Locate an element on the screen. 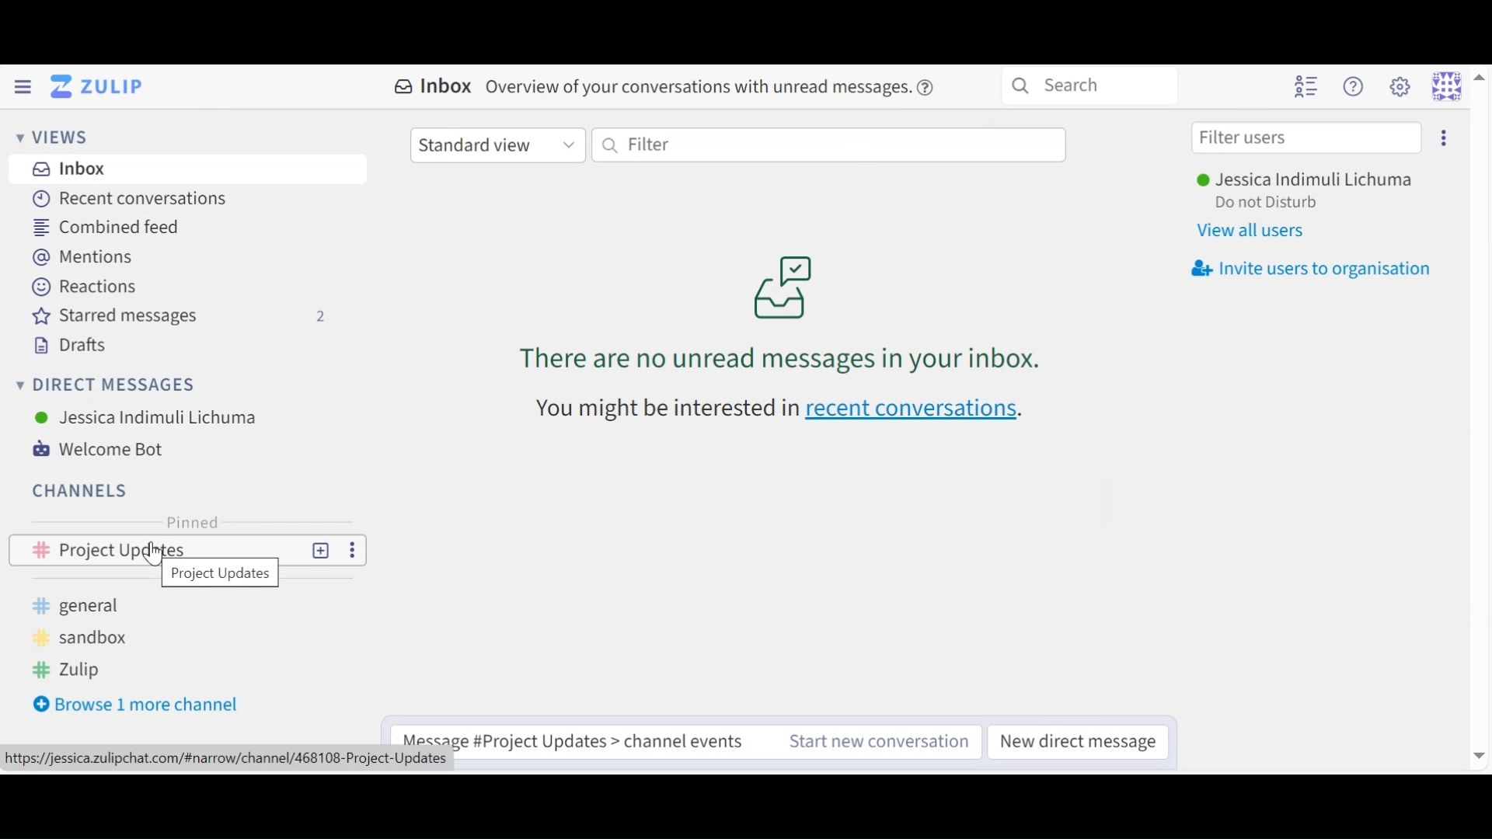  Direct Messages is located at coordinates (105, 385).